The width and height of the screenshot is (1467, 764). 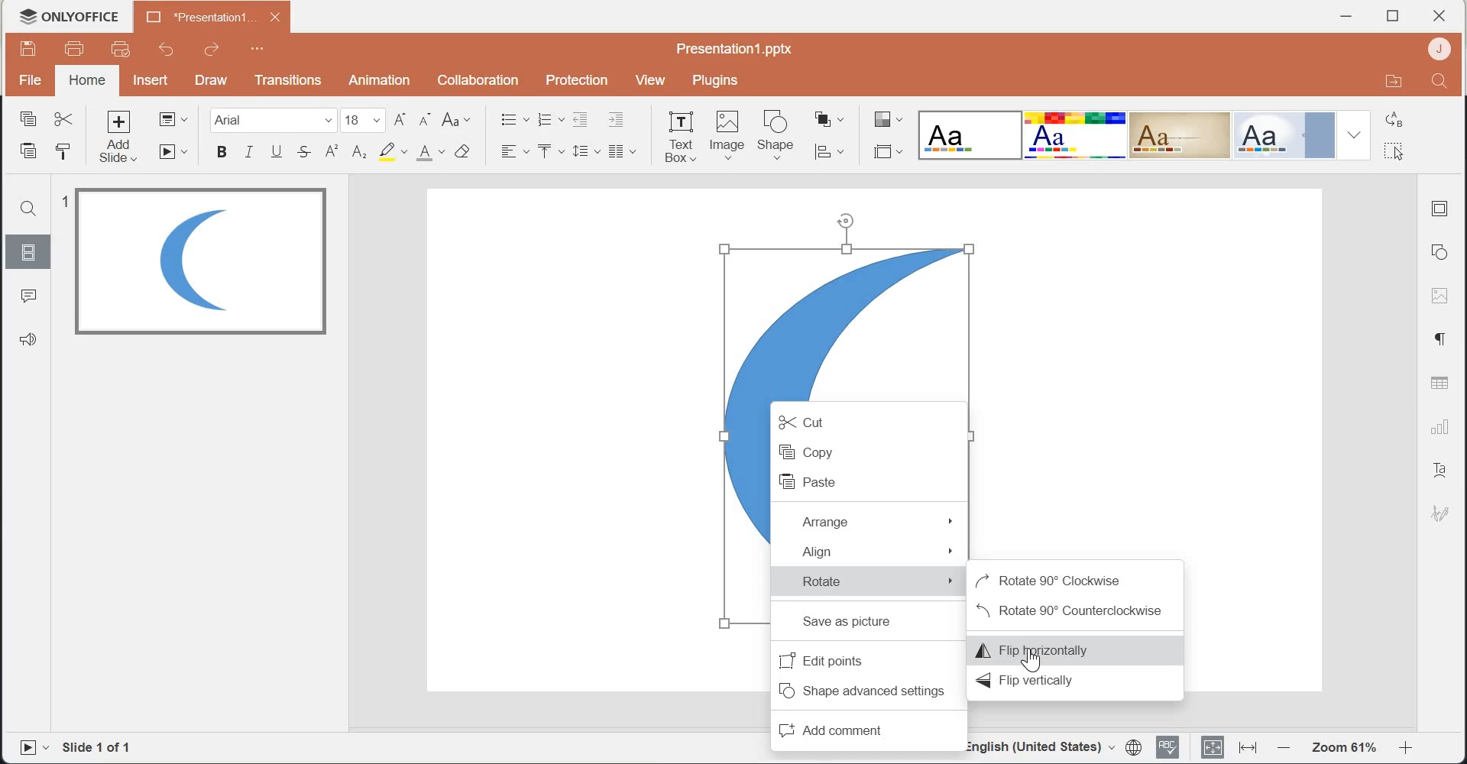 What do you see at coordinates (86, 82) in the screenshot?
I see `home` at bounding box center [86, 82].